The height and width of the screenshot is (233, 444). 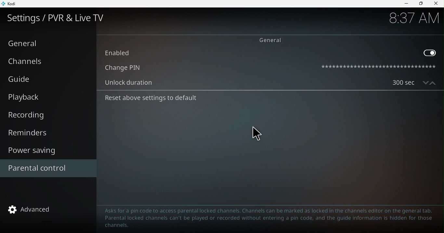 I want to click on Parental control, so click(x=46, y=168).